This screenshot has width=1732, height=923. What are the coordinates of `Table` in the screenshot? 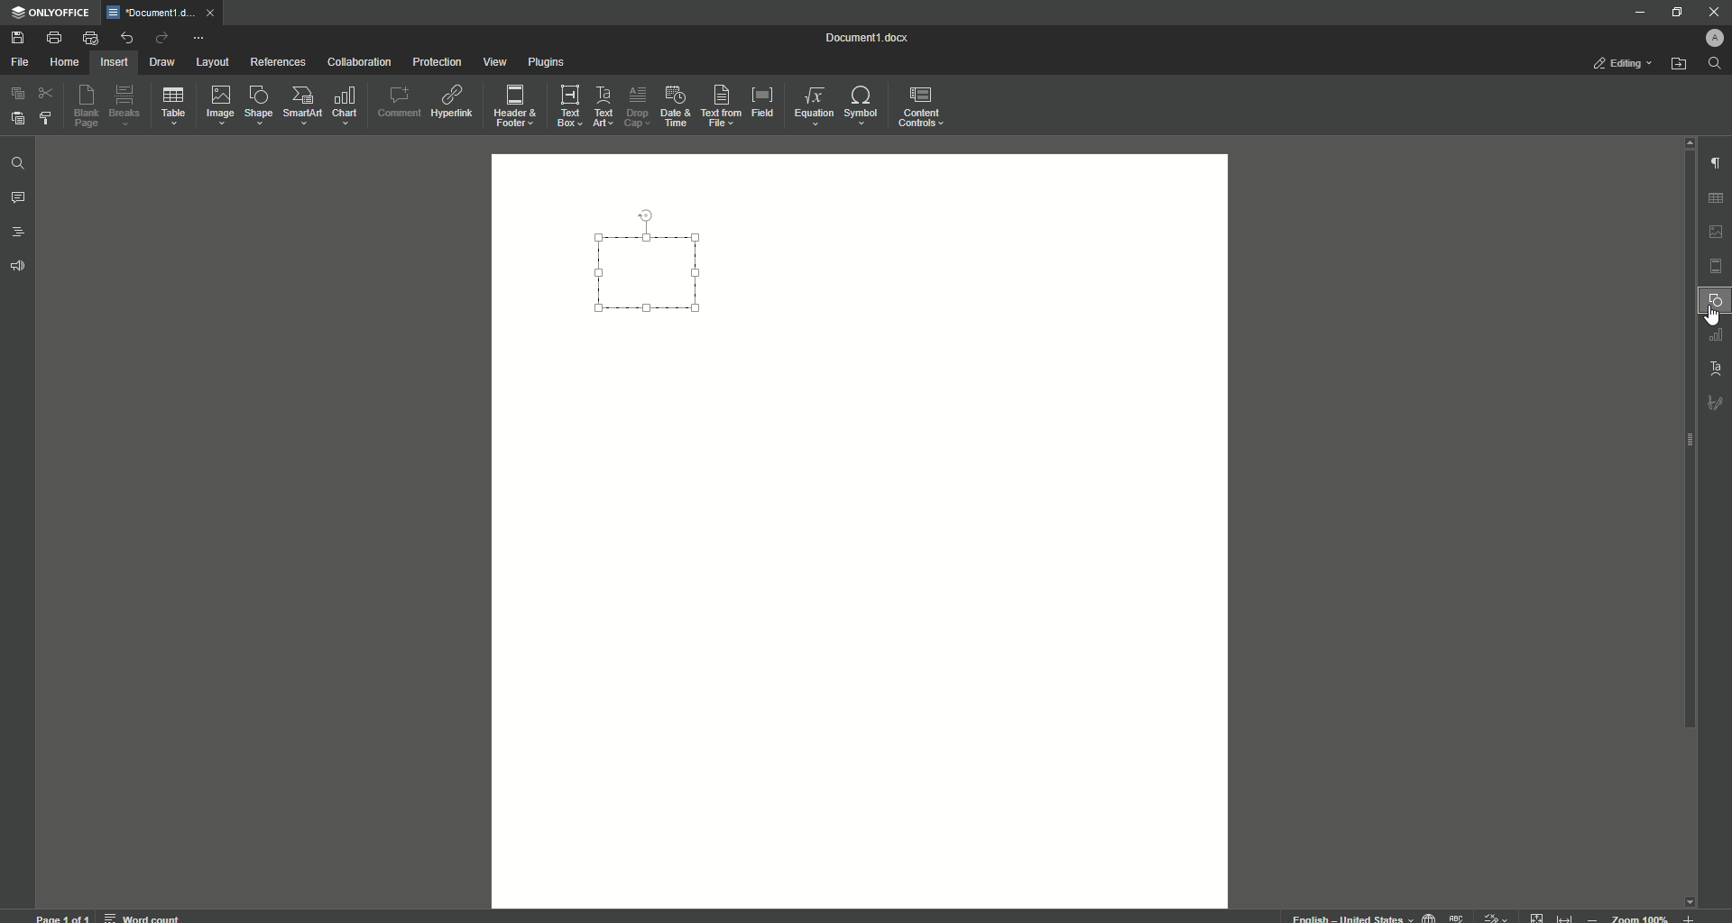 It's located at (173, 109).